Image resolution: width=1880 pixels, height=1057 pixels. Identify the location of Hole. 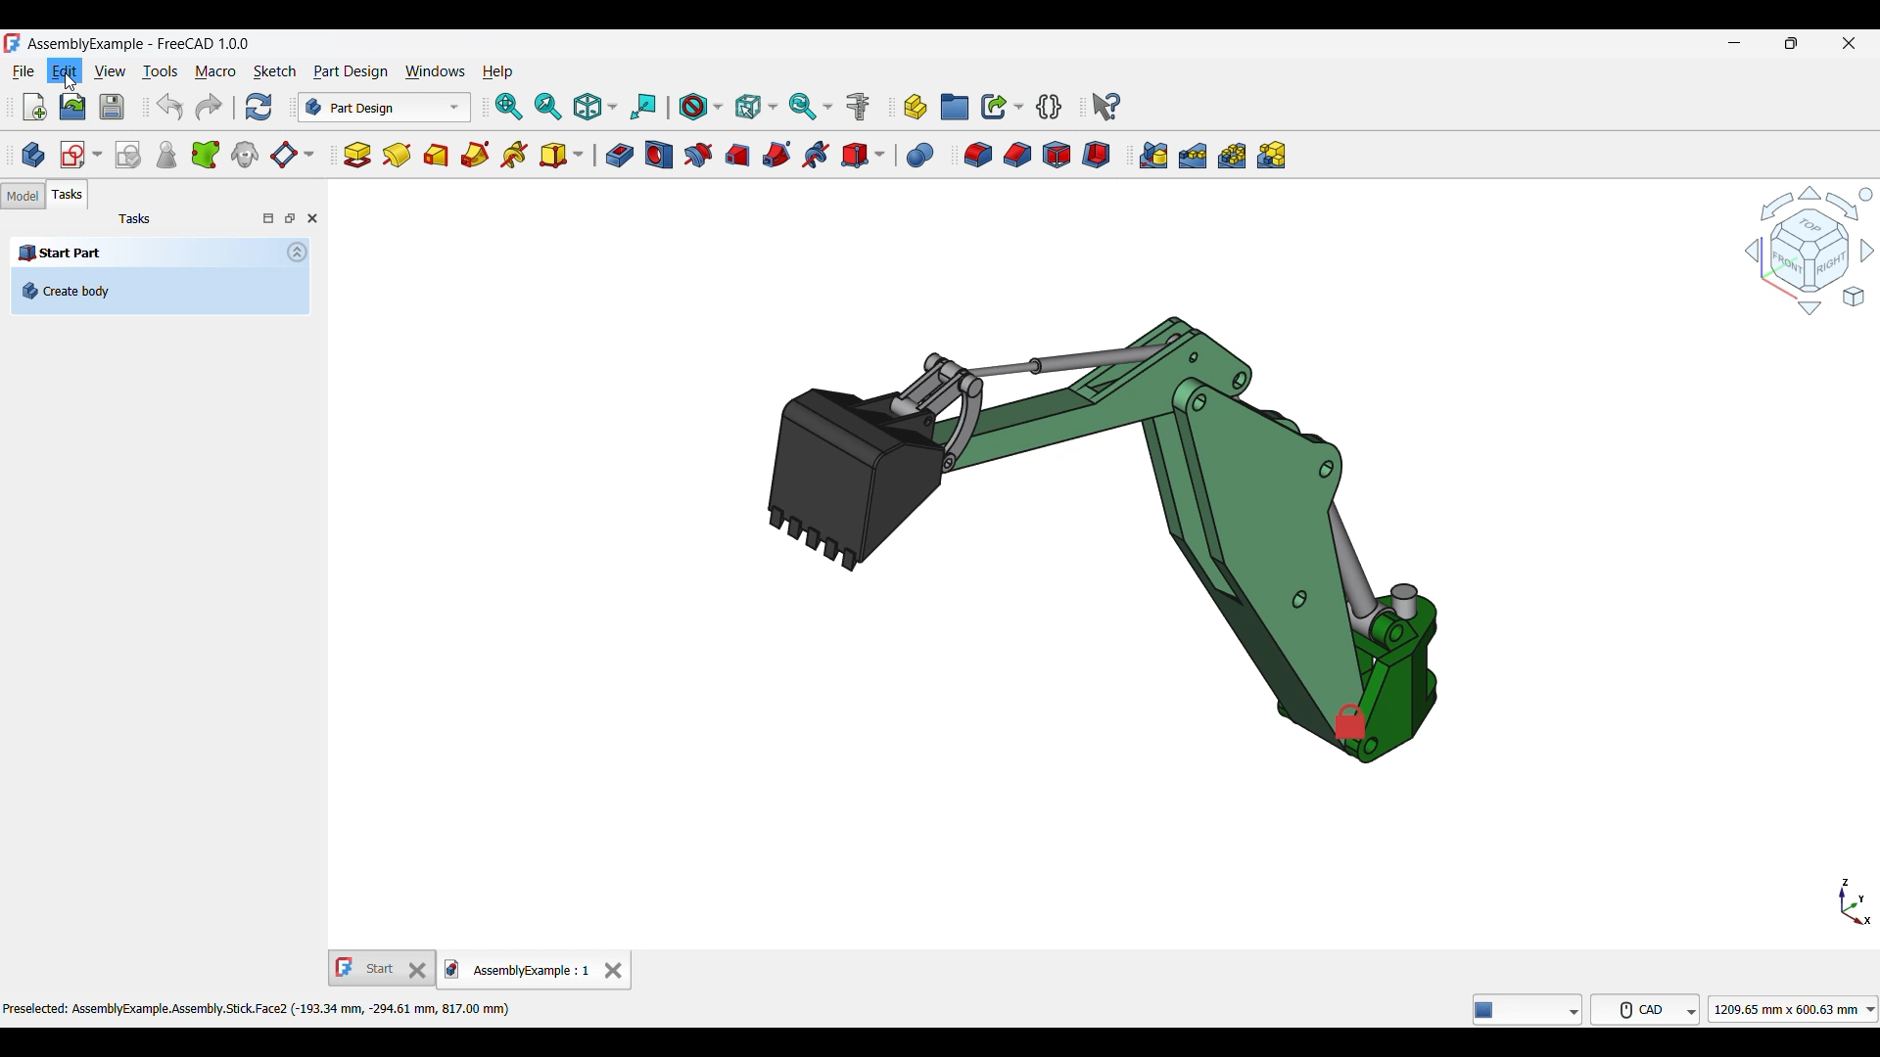
(659, 155).